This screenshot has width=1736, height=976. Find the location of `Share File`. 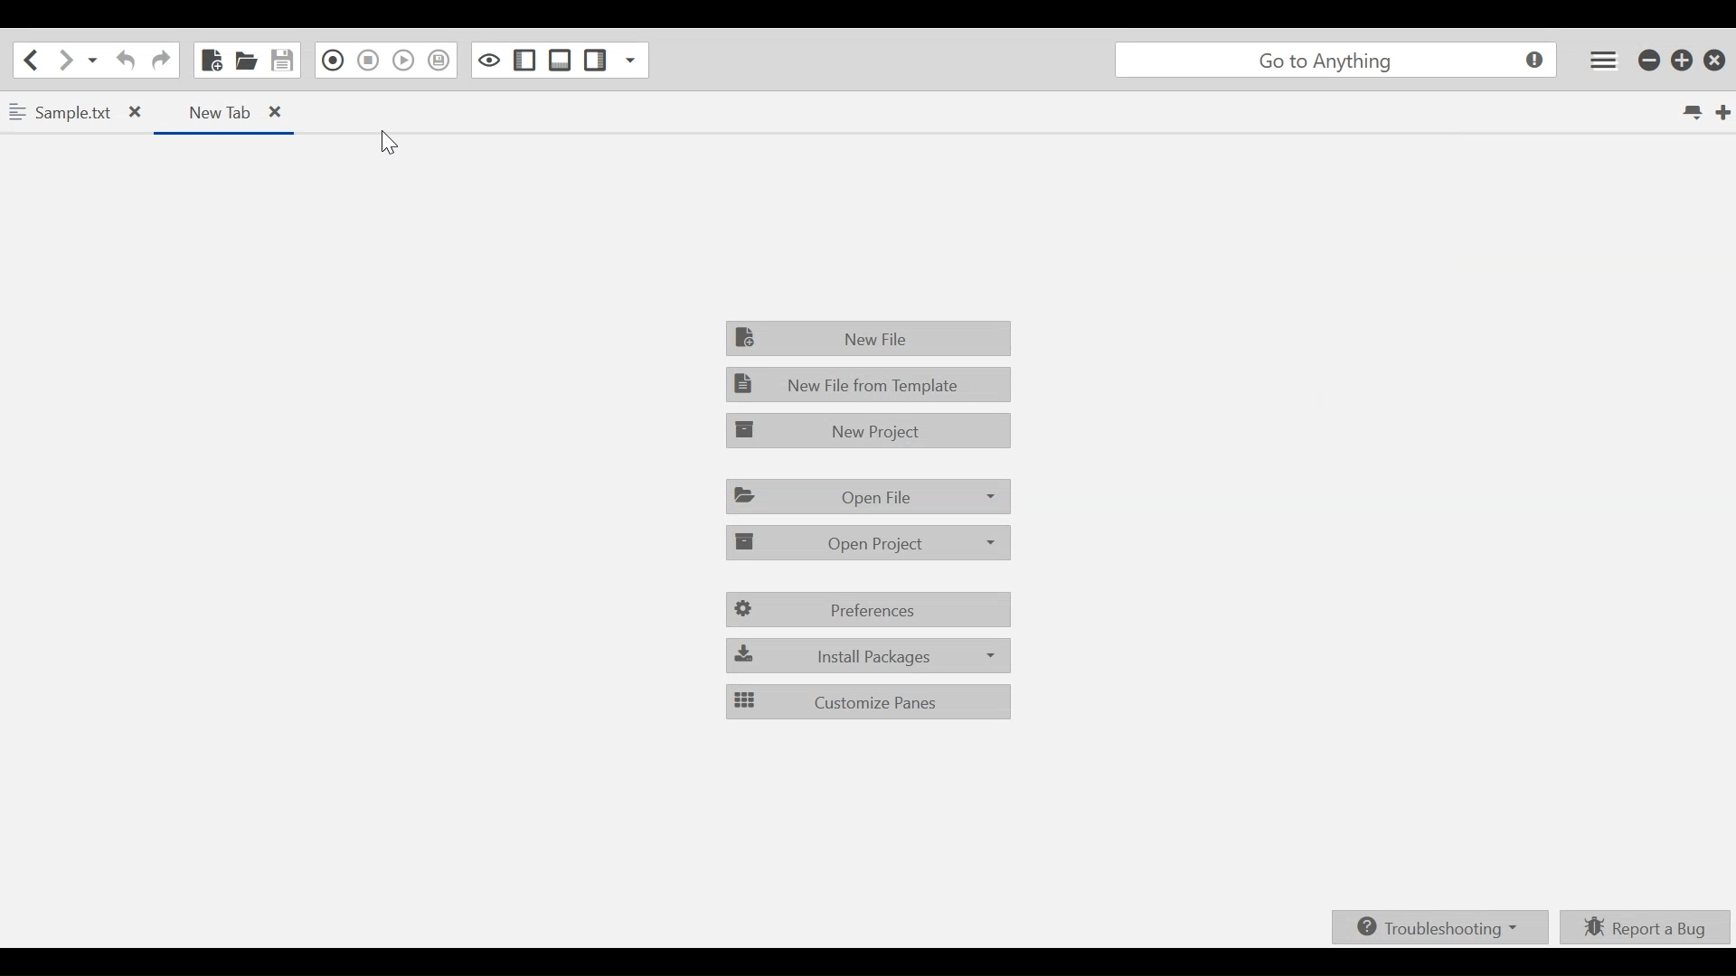

Share File is located at coordinates (93, 60).